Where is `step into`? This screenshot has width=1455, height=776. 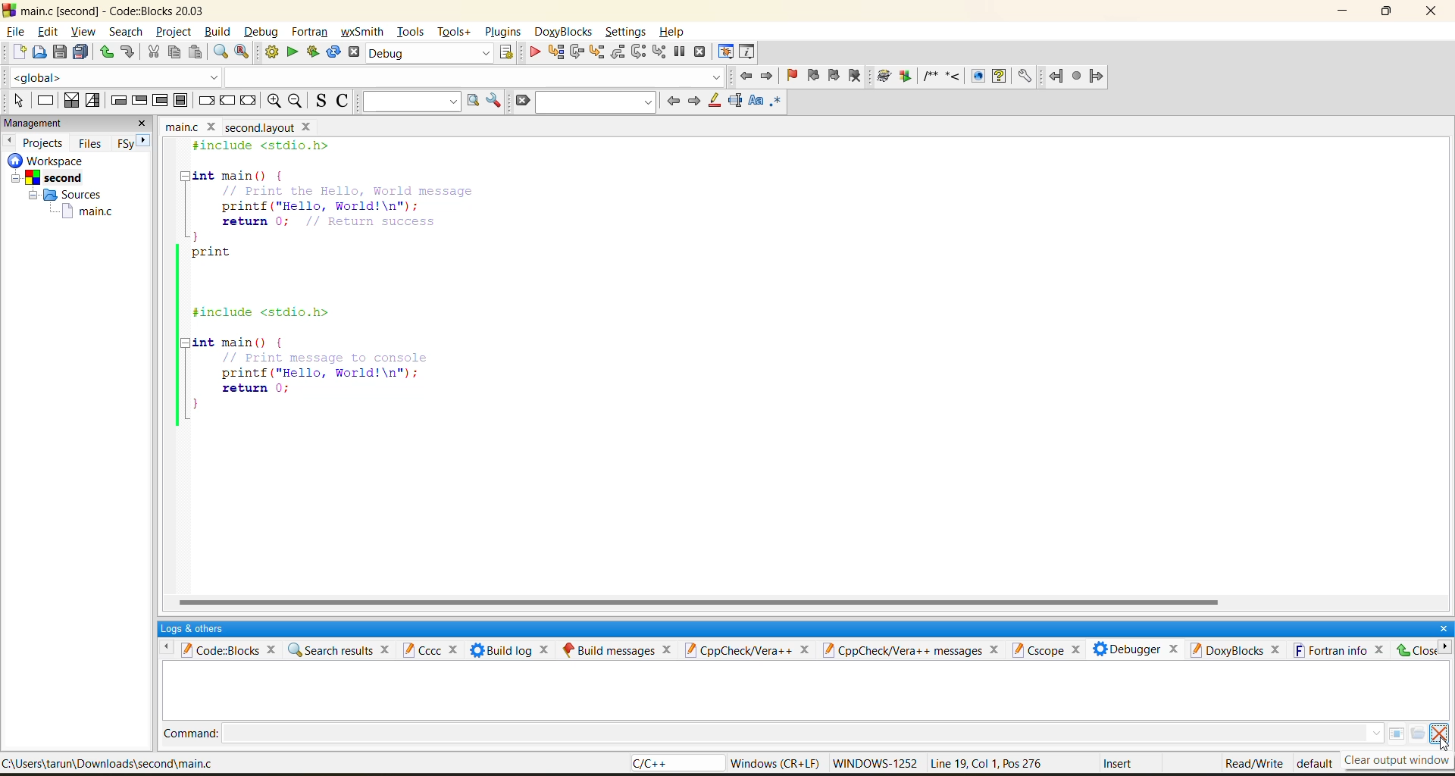 step into is located at coordinates (598, 52).